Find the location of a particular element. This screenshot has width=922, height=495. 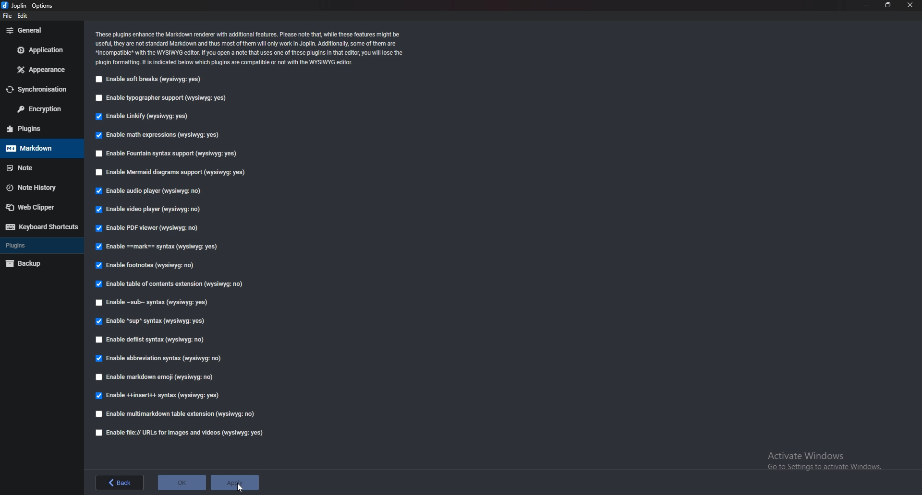

Enable audio player is located at coordinates (150, 190).